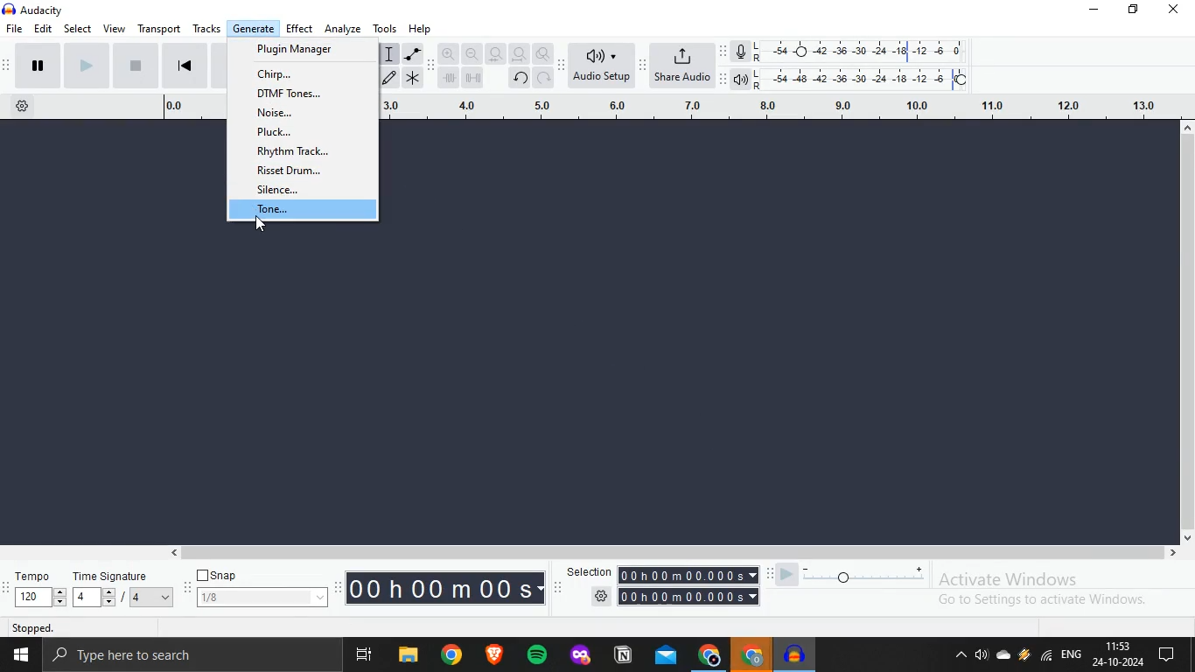 The width and height of the screenshot is (1195, 672). Describe the element at coordinates (302, 27) in the screenshot. I see `Effect` at that location.